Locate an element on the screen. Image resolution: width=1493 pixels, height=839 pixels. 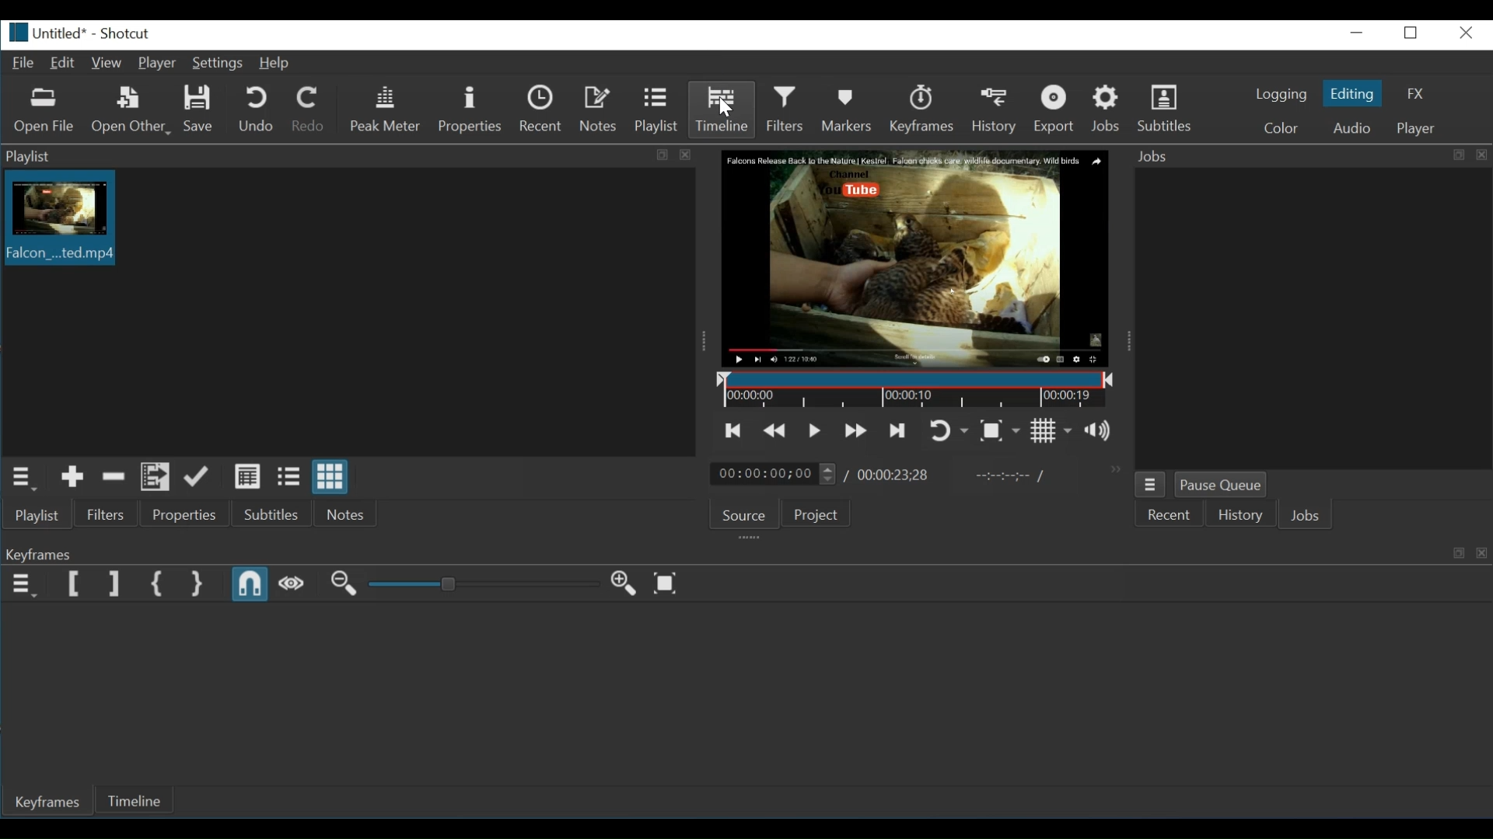
Jobs is located at coordinates (1305, 517).